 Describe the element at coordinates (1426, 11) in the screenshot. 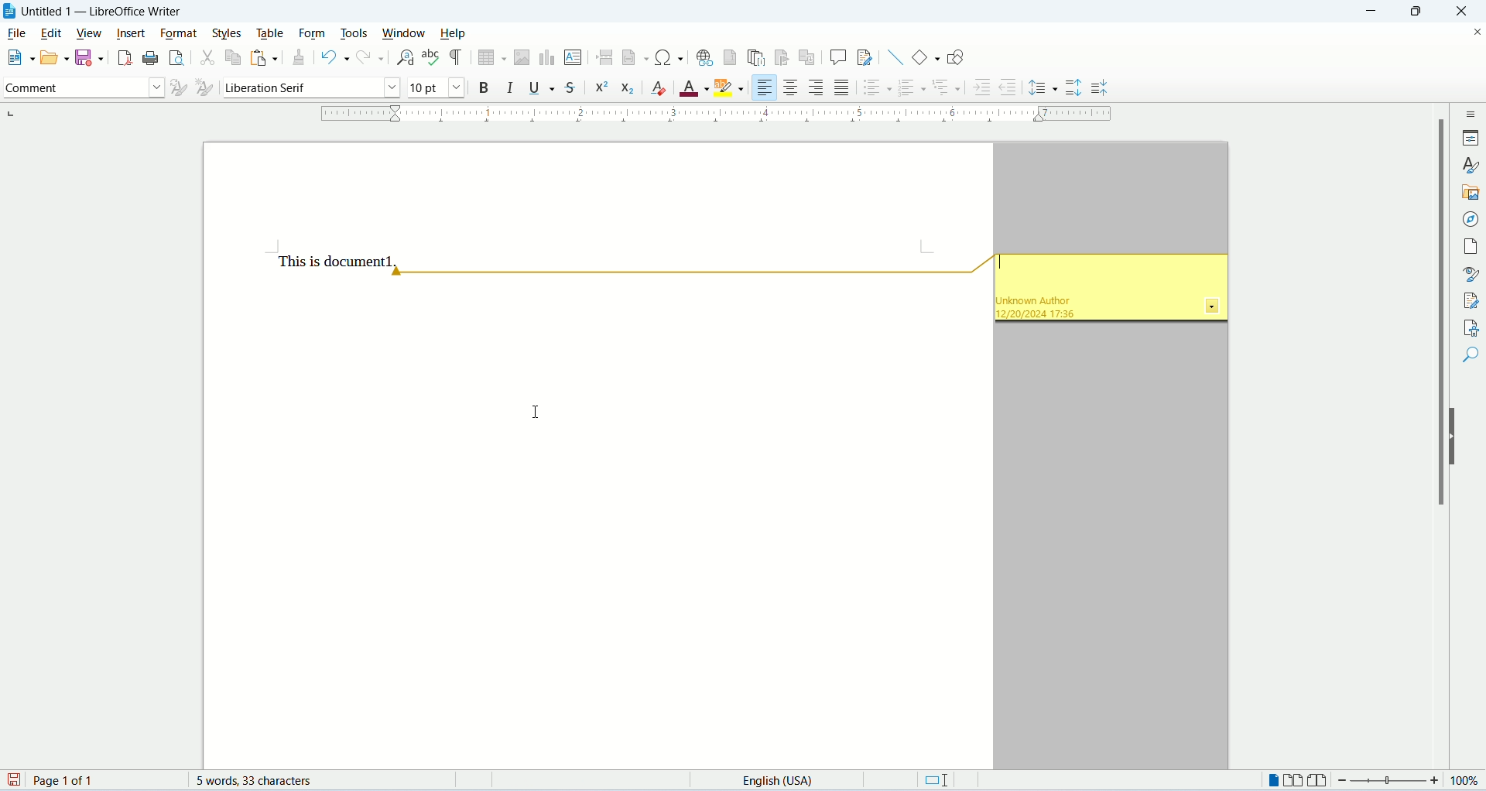

I see `maximize` at that location.